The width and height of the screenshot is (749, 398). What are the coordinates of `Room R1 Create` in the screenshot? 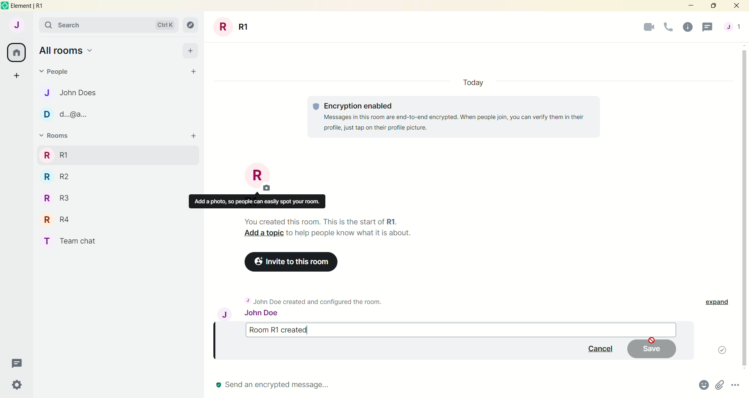 It's located at (450, 329).